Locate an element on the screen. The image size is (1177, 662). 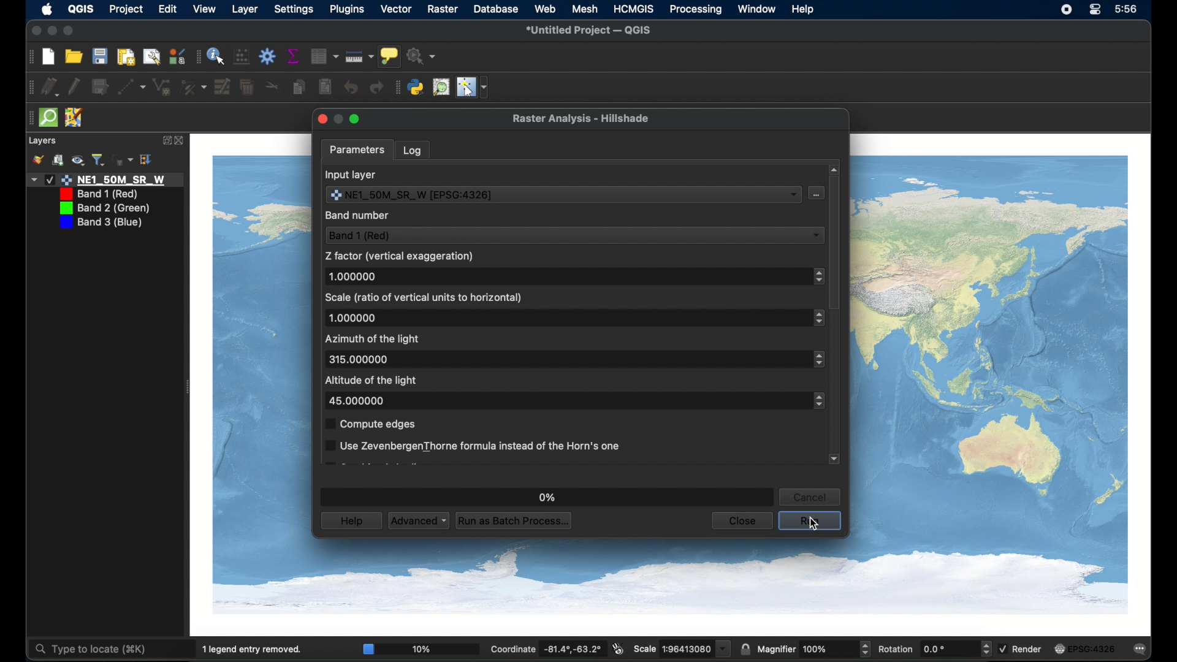
layer is located at coordinates (245, 9).